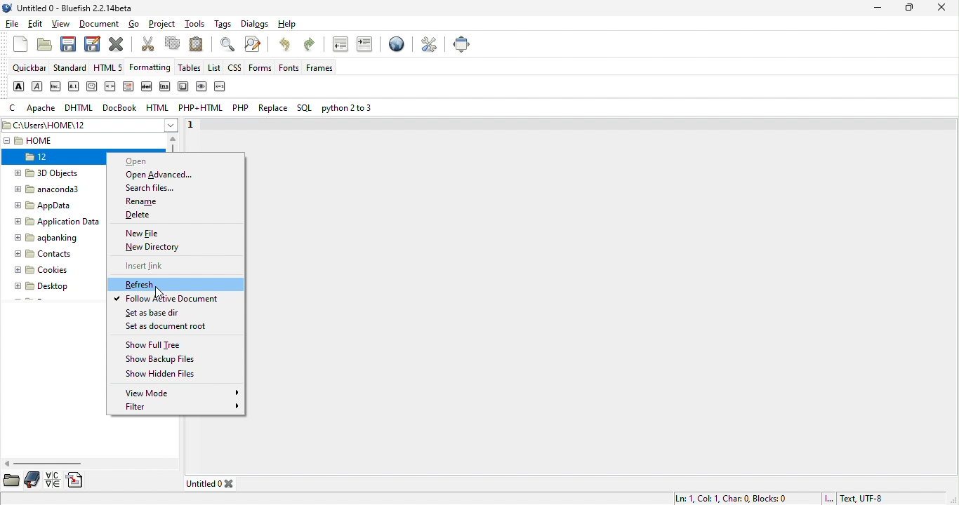 The image size is (959, 505). What do you see at coordinates (945, 8) in the screenshot?
I see `close` at bounding box center [945, 8].